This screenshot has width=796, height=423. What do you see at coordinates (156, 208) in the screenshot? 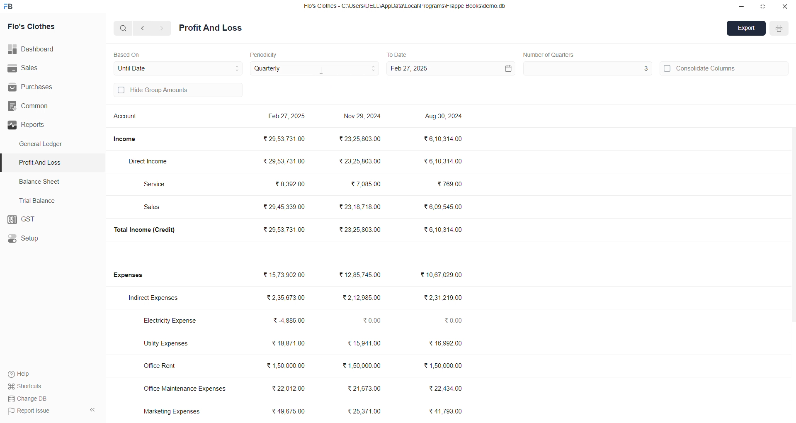
I see `Sales` at bounding box center [156, 208].